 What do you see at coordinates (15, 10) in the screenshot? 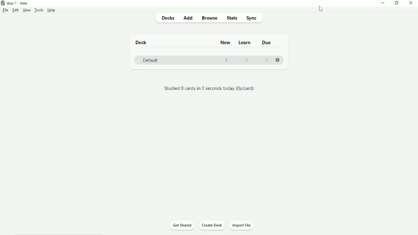
I see `Edit` at bounding box center [15, 10].